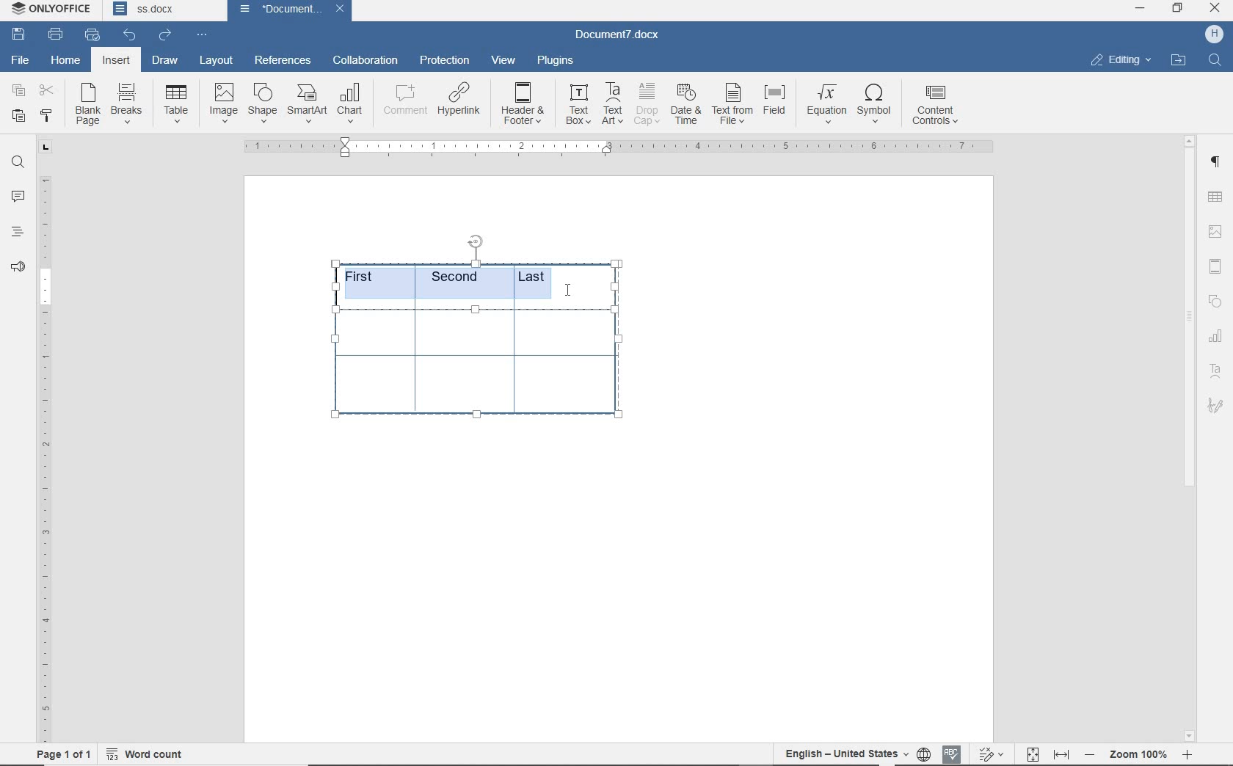  I want to click on protection, so click(444, 61).